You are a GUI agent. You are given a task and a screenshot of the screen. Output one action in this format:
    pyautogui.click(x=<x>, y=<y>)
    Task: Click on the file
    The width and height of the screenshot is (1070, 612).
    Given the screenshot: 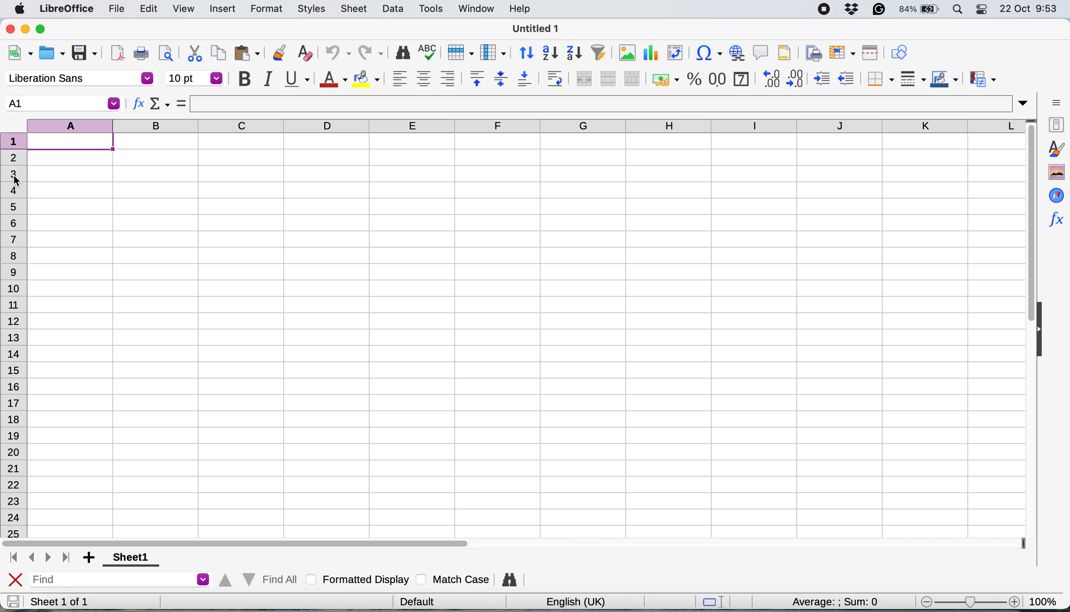 What is the action you would take?
    pyautogui.click(x=116, y=10)
    